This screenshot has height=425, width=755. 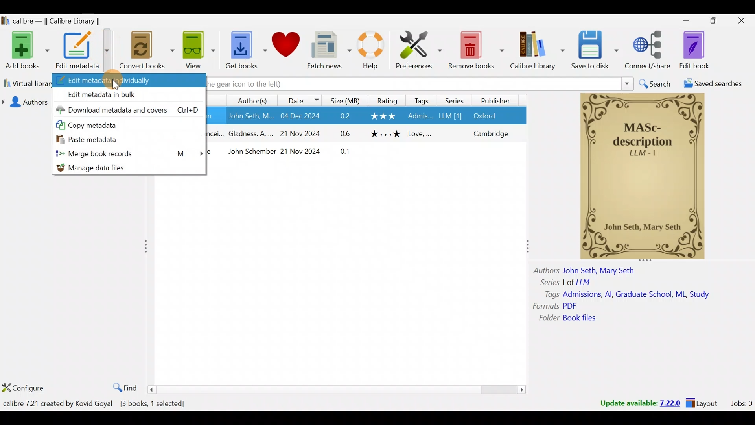 What do you see at coordinates (126, 123) in the screenshot?
I see `Copy metadata` at bounding box center [126, 123].